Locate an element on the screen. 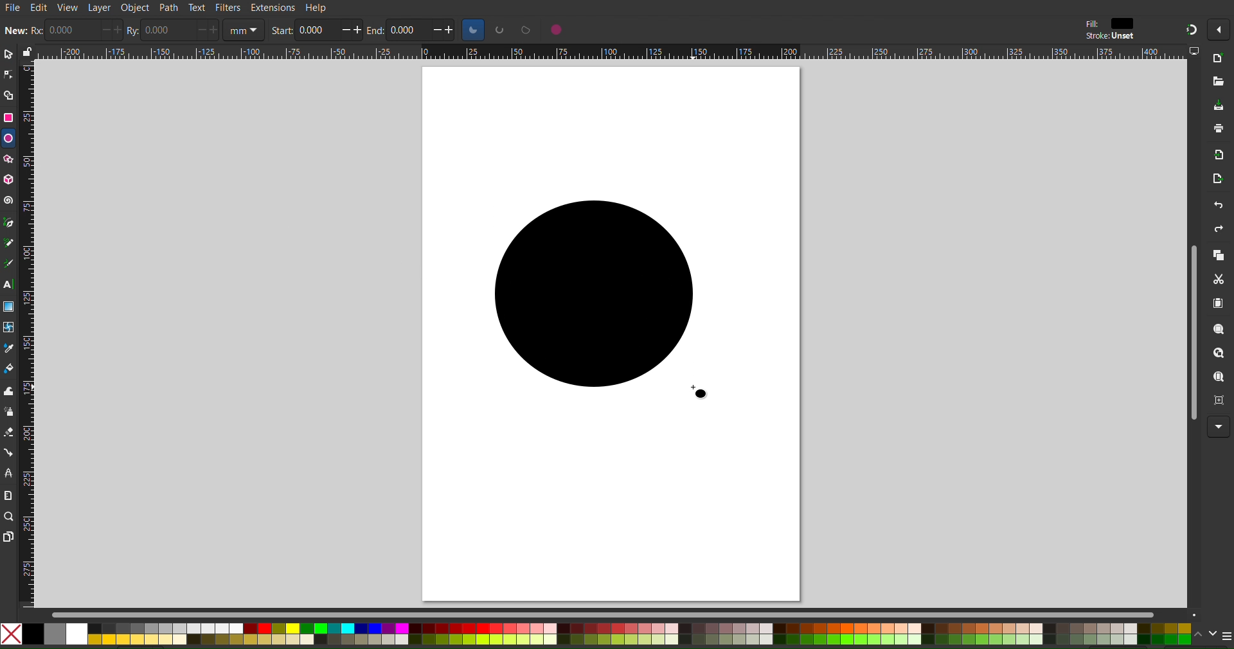  Snapping is located at coordinates (1187, 29).